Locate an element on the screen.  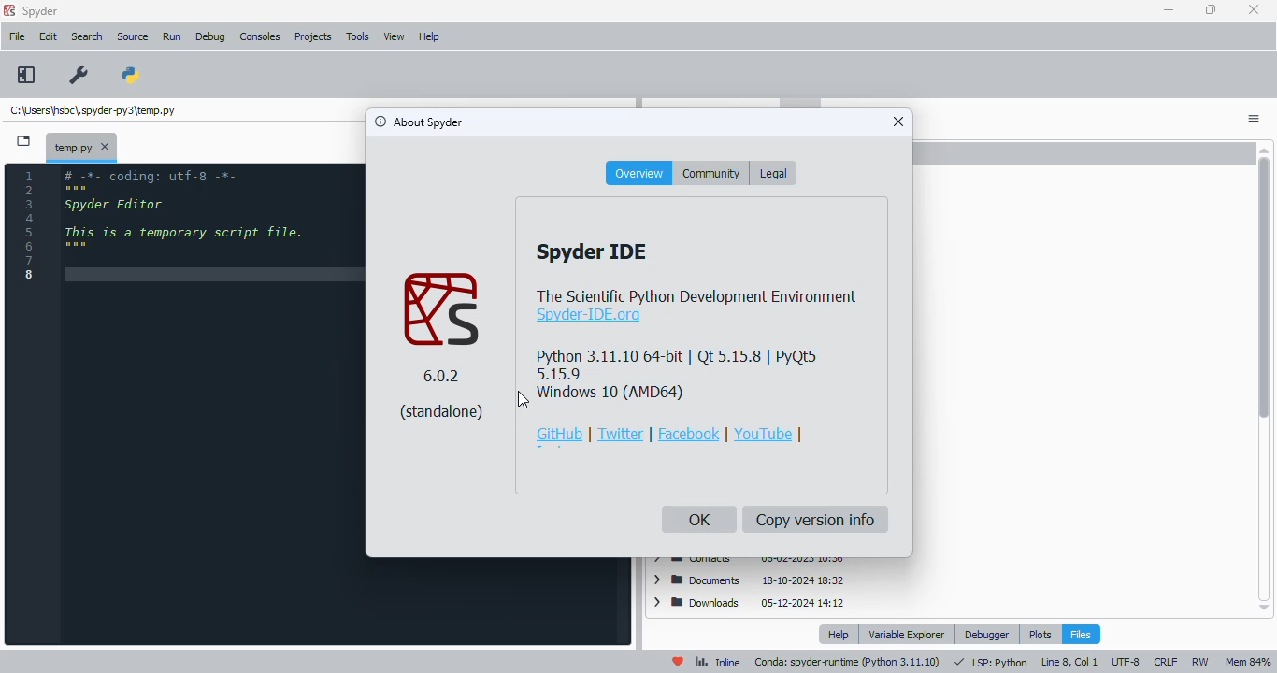
temporary file is located at coordinates (82, 146).